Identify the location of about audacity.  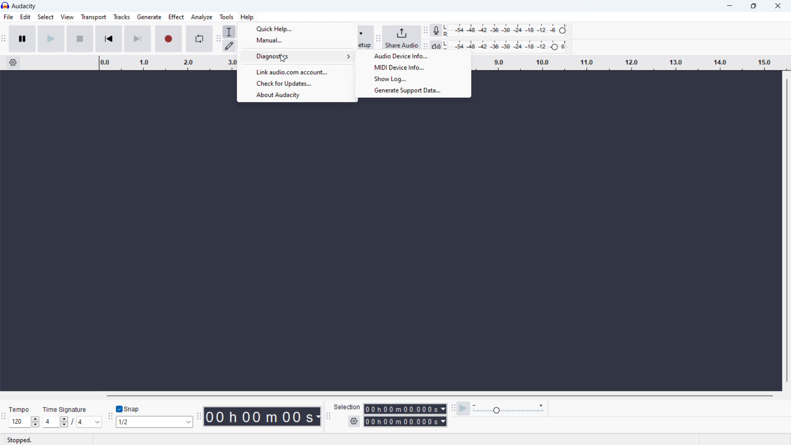
(297, 96).